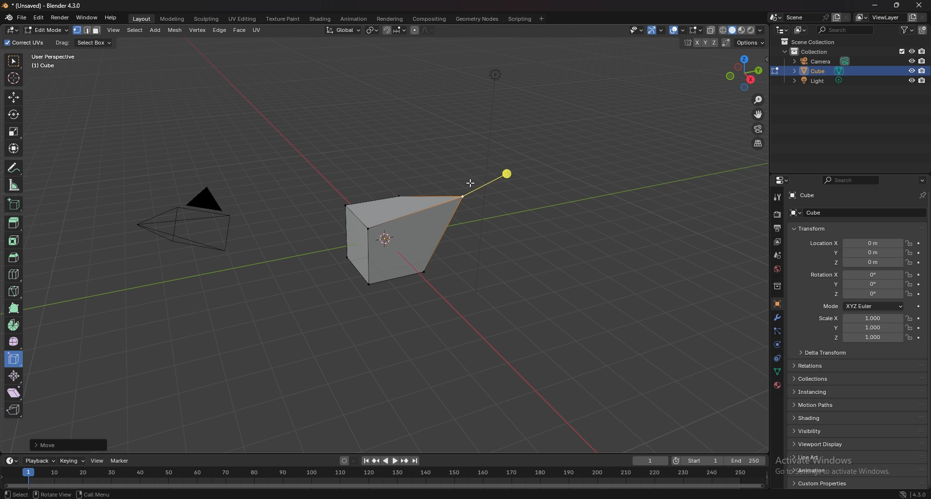 The image size is (931, 499). I want to click on cube, so click(407, 236).